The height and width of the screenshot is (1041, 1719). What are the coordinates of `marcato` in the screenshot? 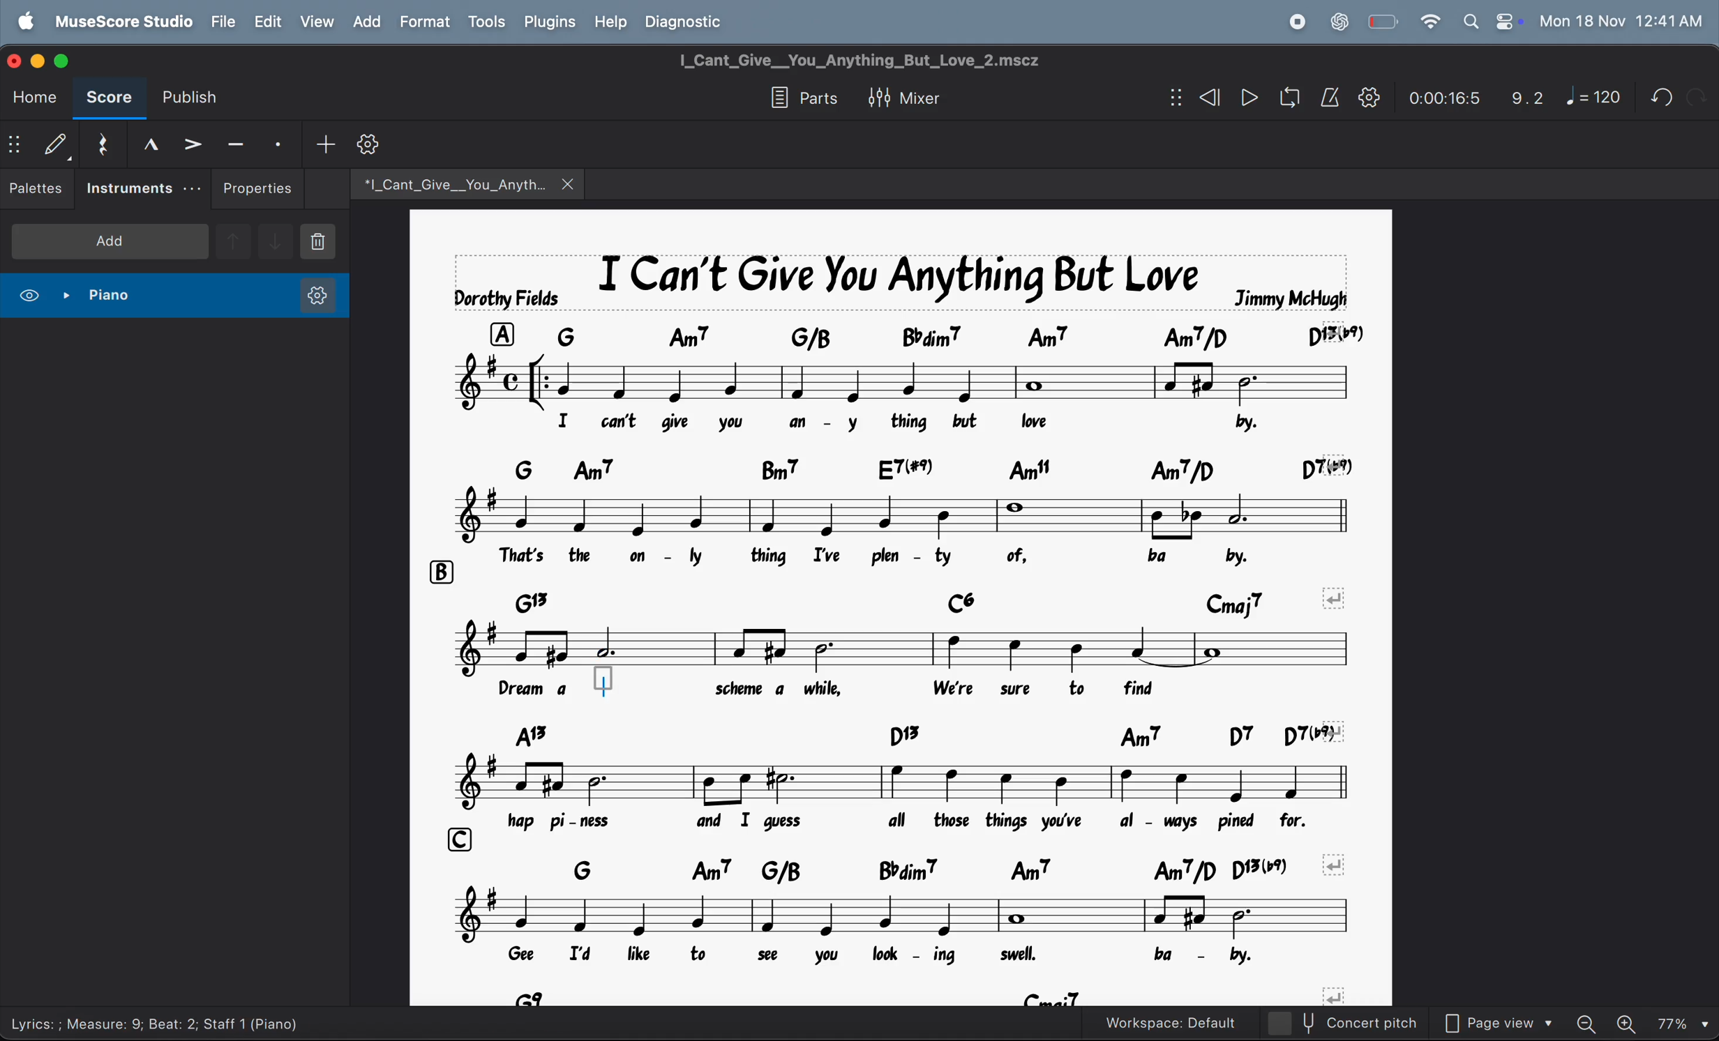 It's located at (144, 143).